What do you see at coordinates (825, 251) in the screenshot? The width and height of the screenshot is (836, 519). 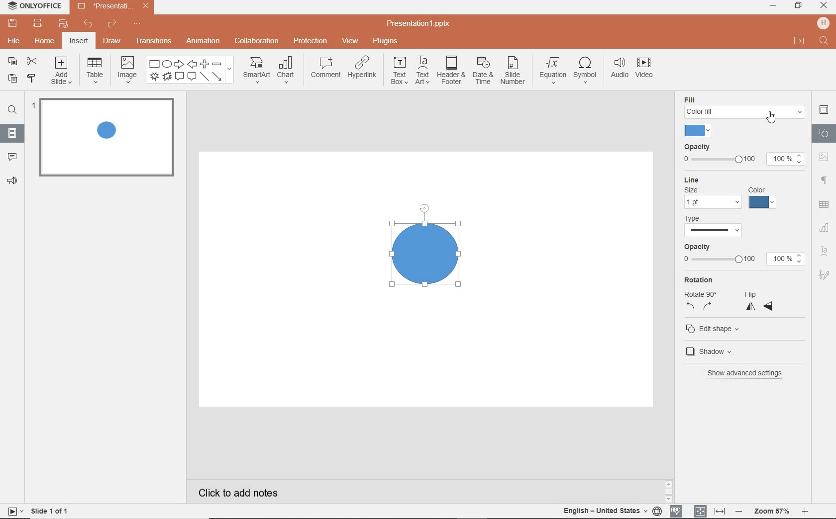 I see `text art` at bounding box center [825, 251].